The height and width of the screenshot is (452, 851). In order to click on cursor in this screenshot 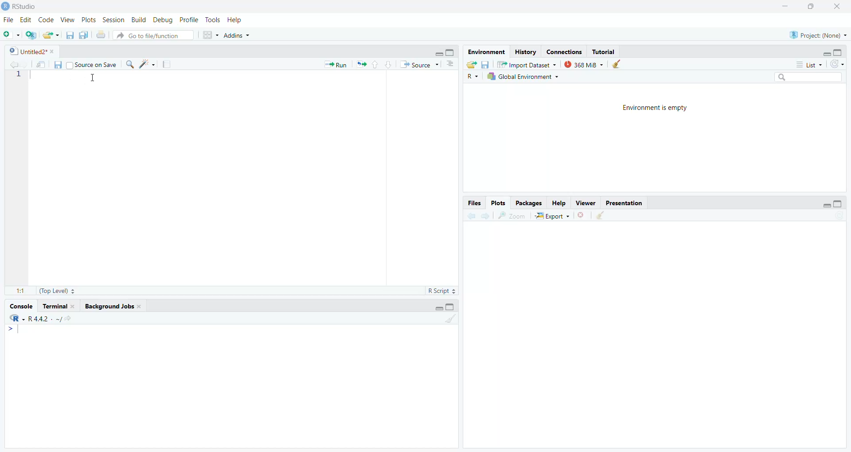, I will do `click(92, 78)`.